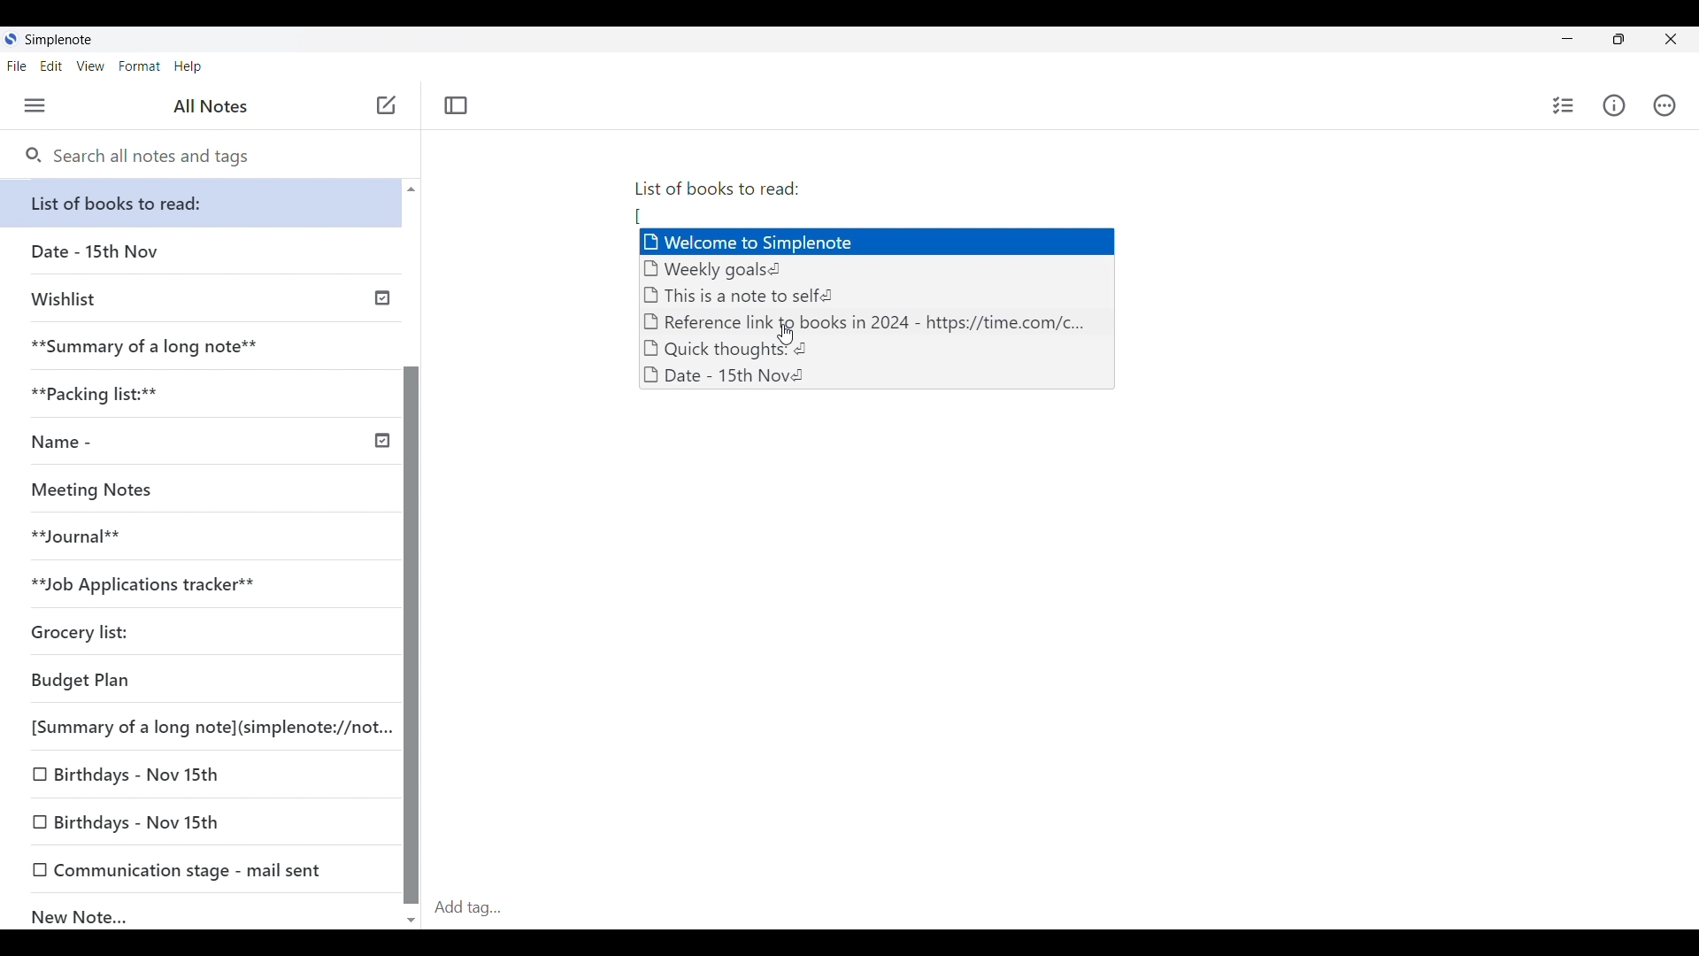 This screenshot has height=956, width=1699. I want to click on Reference link to books in 2024 - https://time.com/c..., so click(872, 322).